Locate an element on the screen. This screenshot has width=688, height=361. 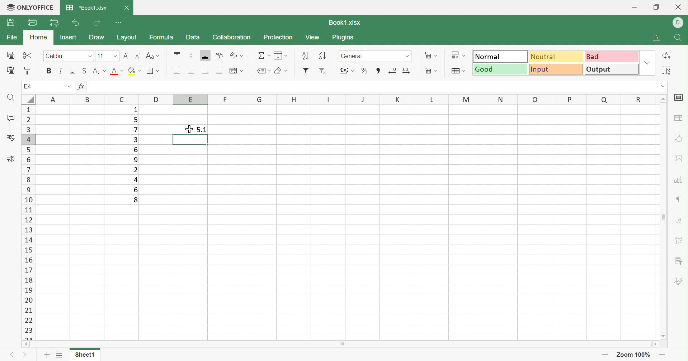
Scroll Right is located at coordinates (655, 344).